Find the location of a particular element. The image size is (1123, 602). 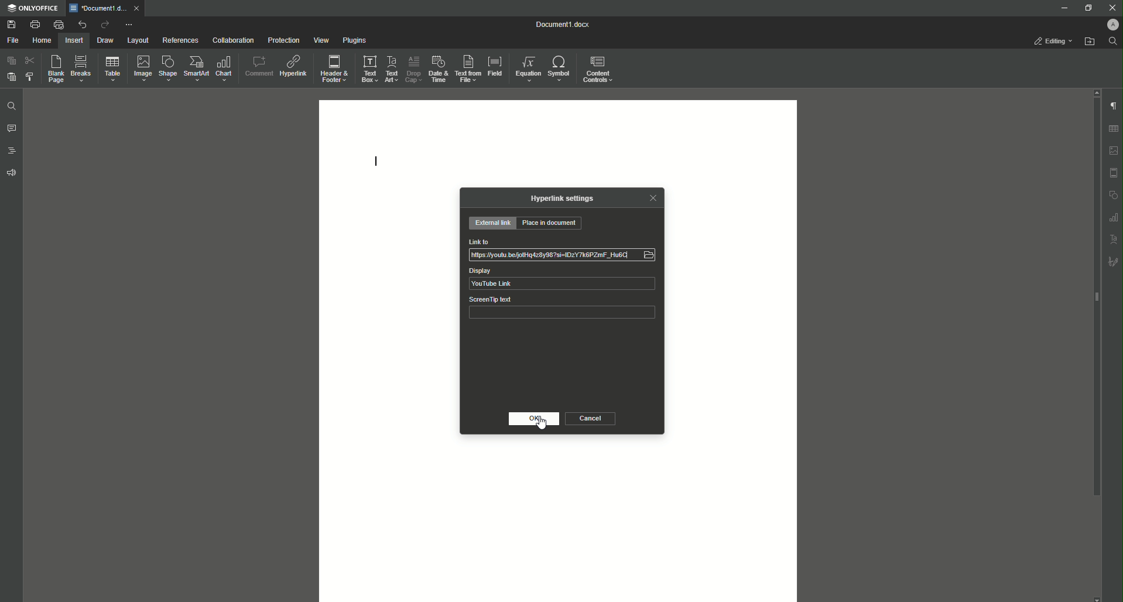

graph settings is located at coordinates (1115, 217).